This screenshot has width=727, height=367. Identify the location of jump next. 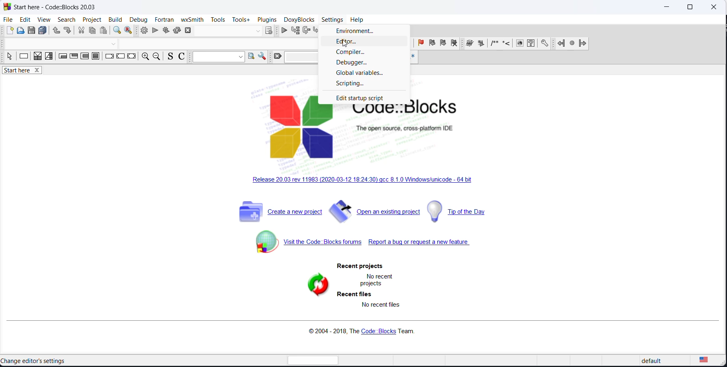
(572, 43).